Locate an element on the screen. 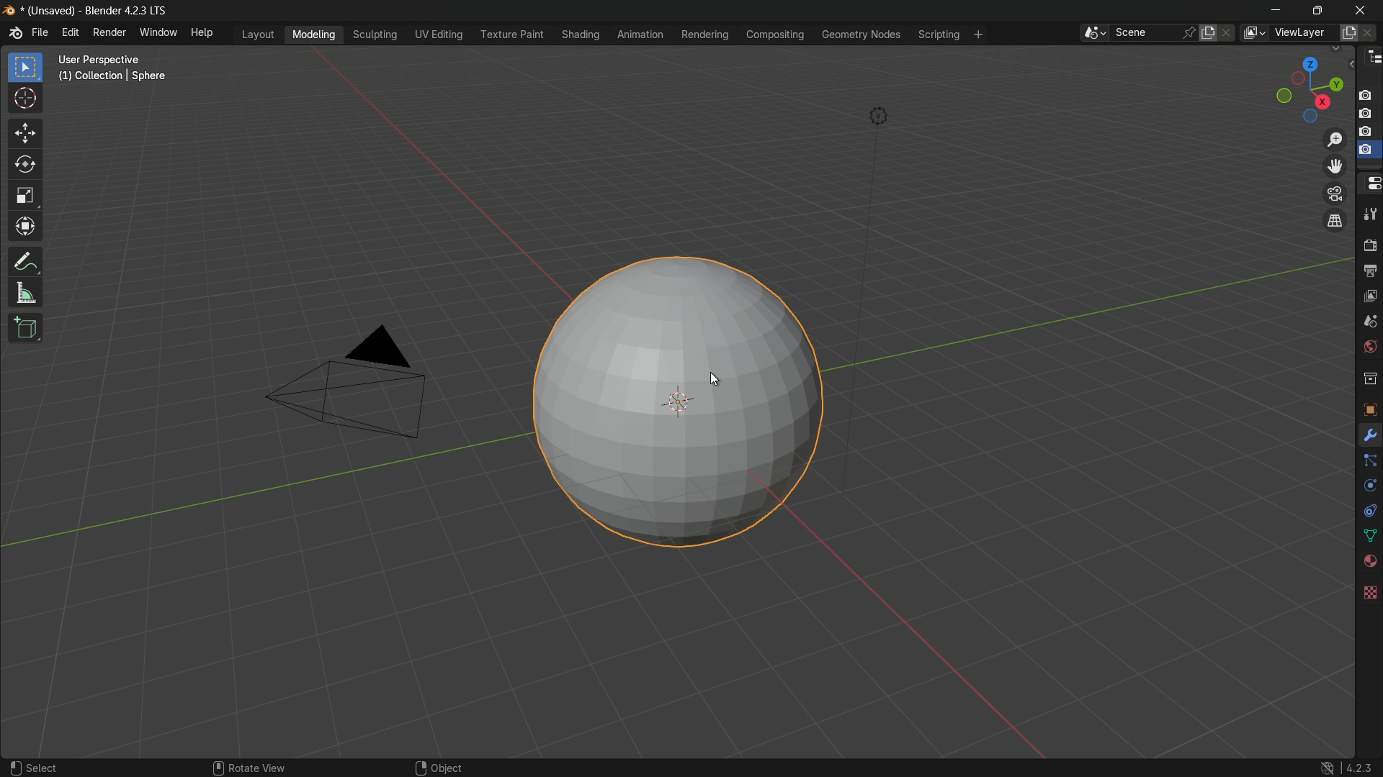  material is located at coordinates (1369, 561).